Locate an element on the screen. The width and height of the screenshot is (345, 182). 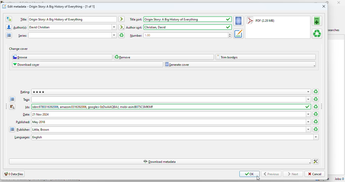
PDF (2.28 MB) is located at coordinates (261, 20).